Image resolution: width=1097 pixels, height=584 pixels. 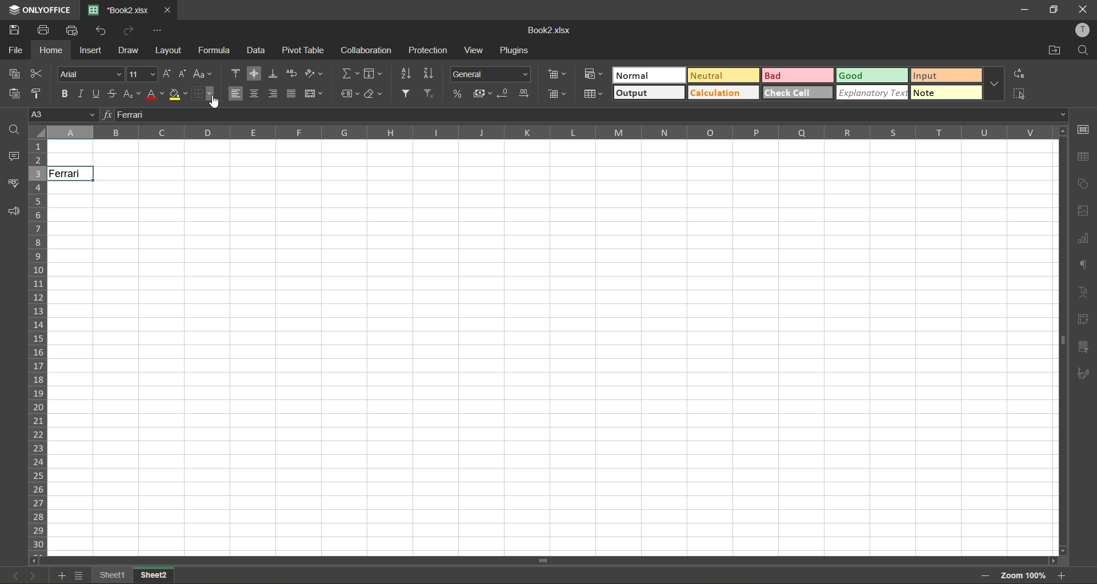 What do you see at coordinates (141, 73) in the screenshot?
I see `font size` at bounding box center [141, 73].